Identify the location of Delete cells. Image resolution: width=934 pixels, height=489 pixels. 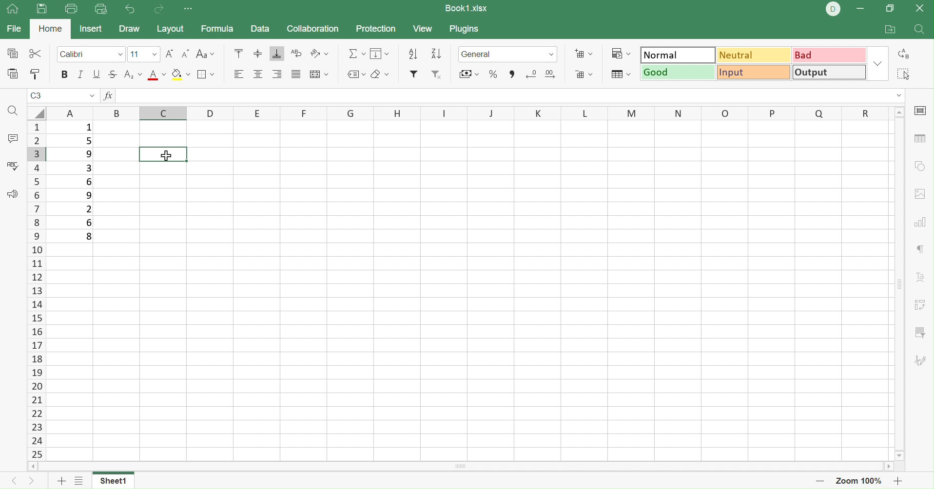
(584, 76).